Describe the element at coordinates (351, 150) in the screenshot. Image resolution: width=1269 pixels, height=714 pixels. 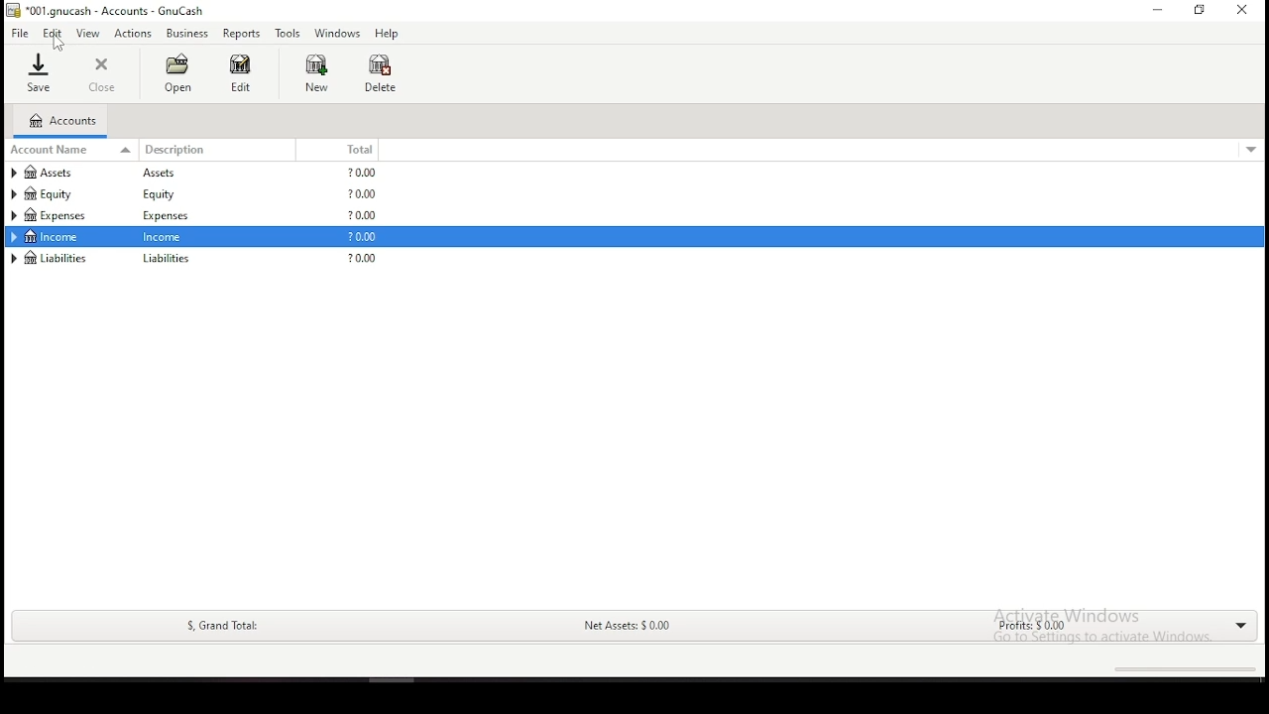
I see `total` at that location.